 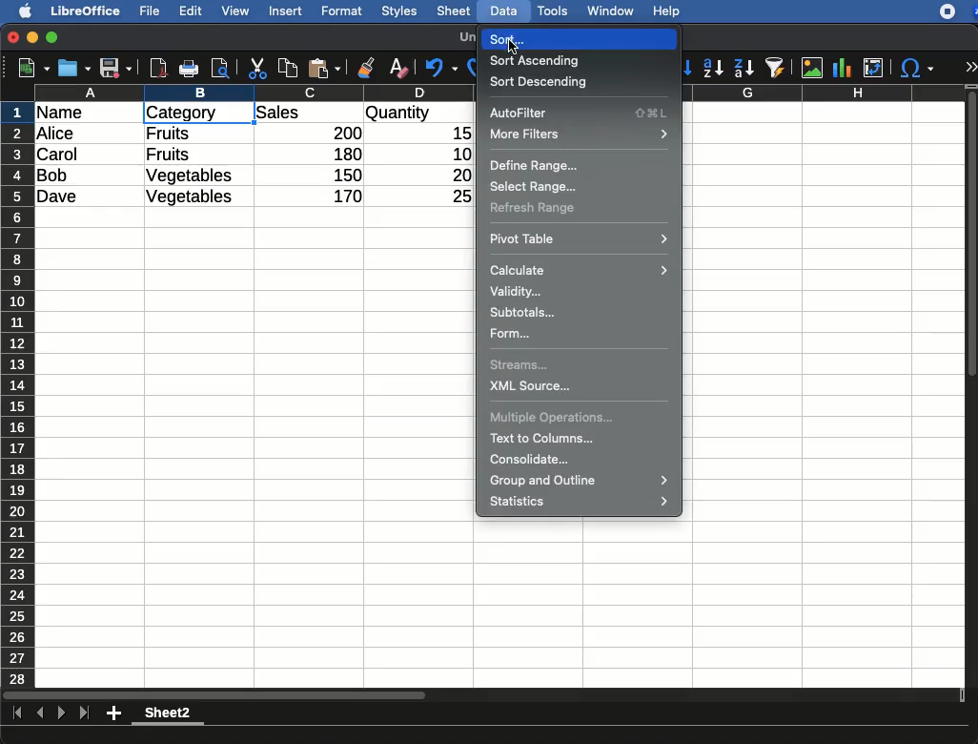 I want to click on 15, so click(x=457, y=134).